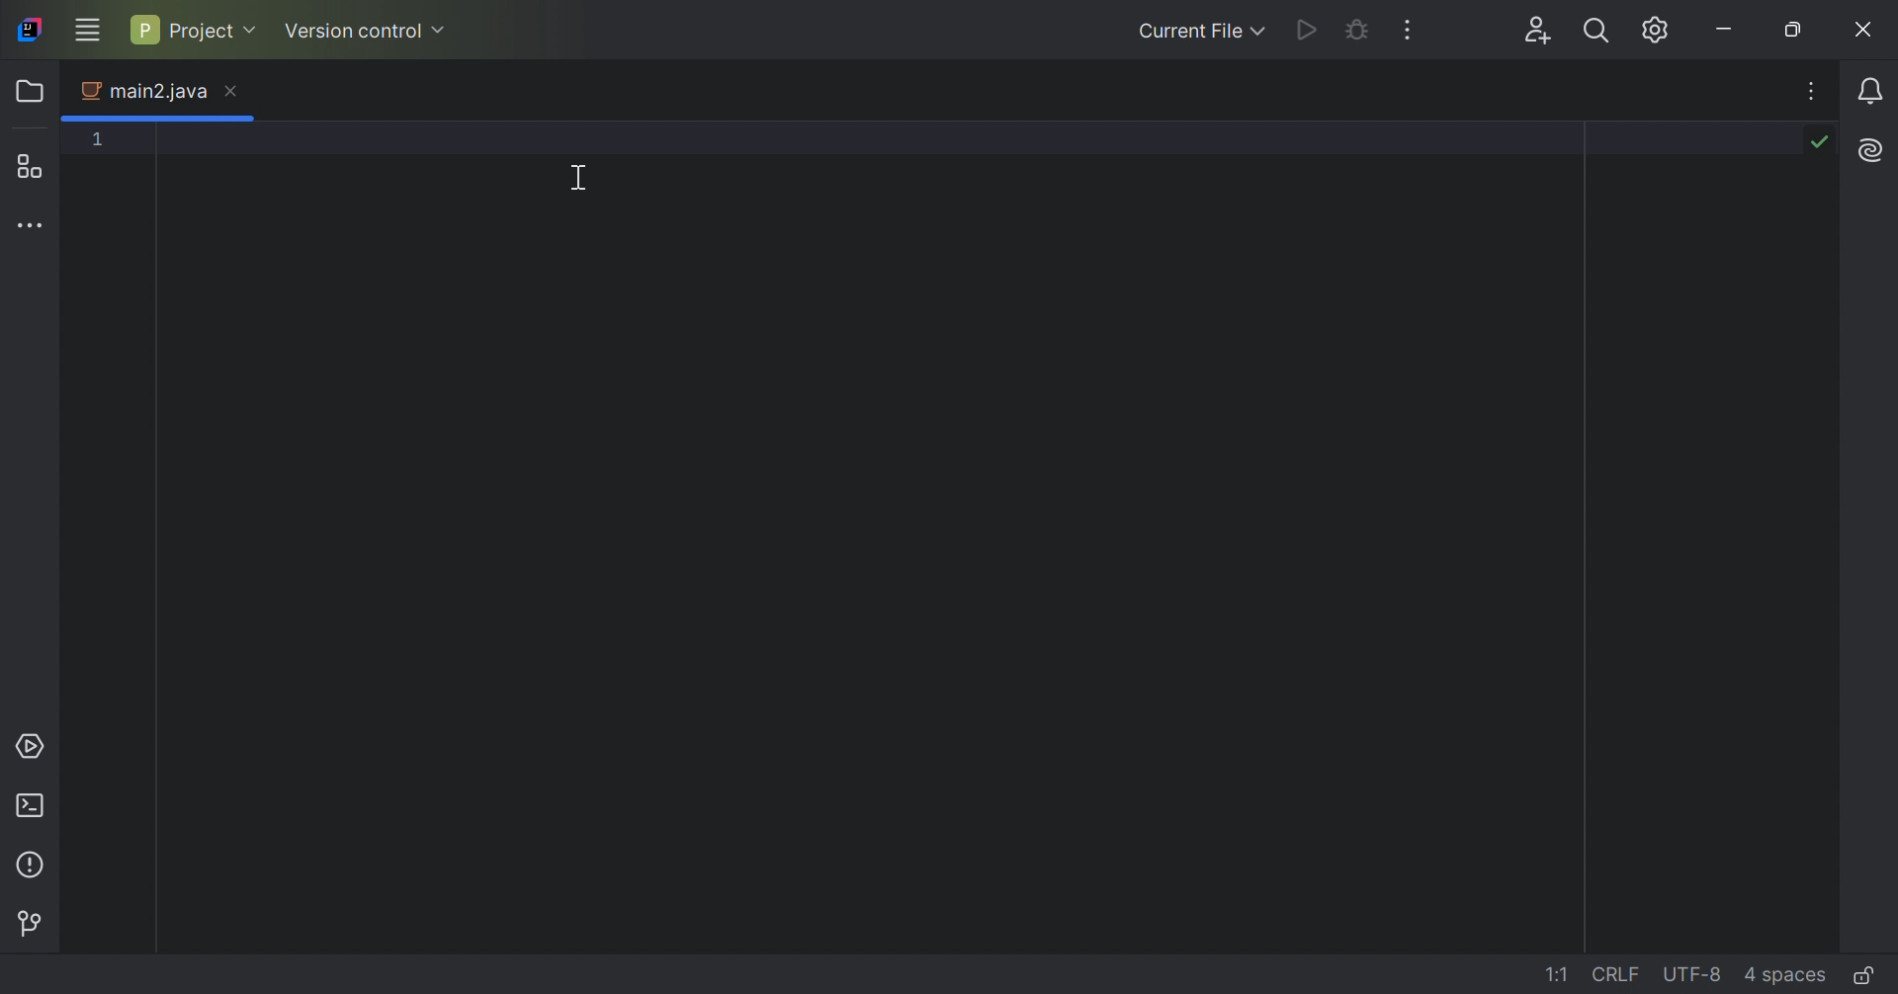 The height and width of the screenshot is (994, 1898). What do you see at coordinates (578, 178) in the screenshot?
I see `Cursor` at bounding box center [578, 178].